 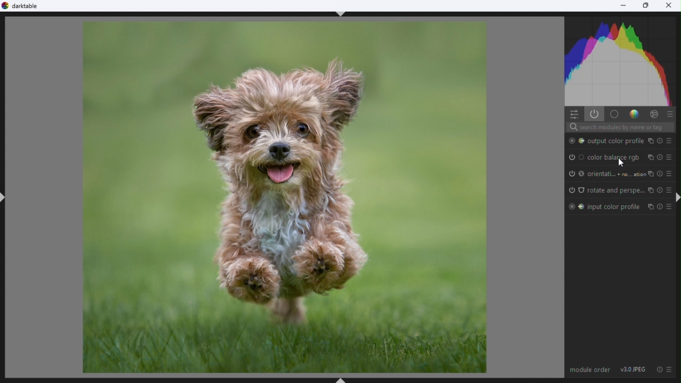 I want to click on reset, so click(x=660, y=370).